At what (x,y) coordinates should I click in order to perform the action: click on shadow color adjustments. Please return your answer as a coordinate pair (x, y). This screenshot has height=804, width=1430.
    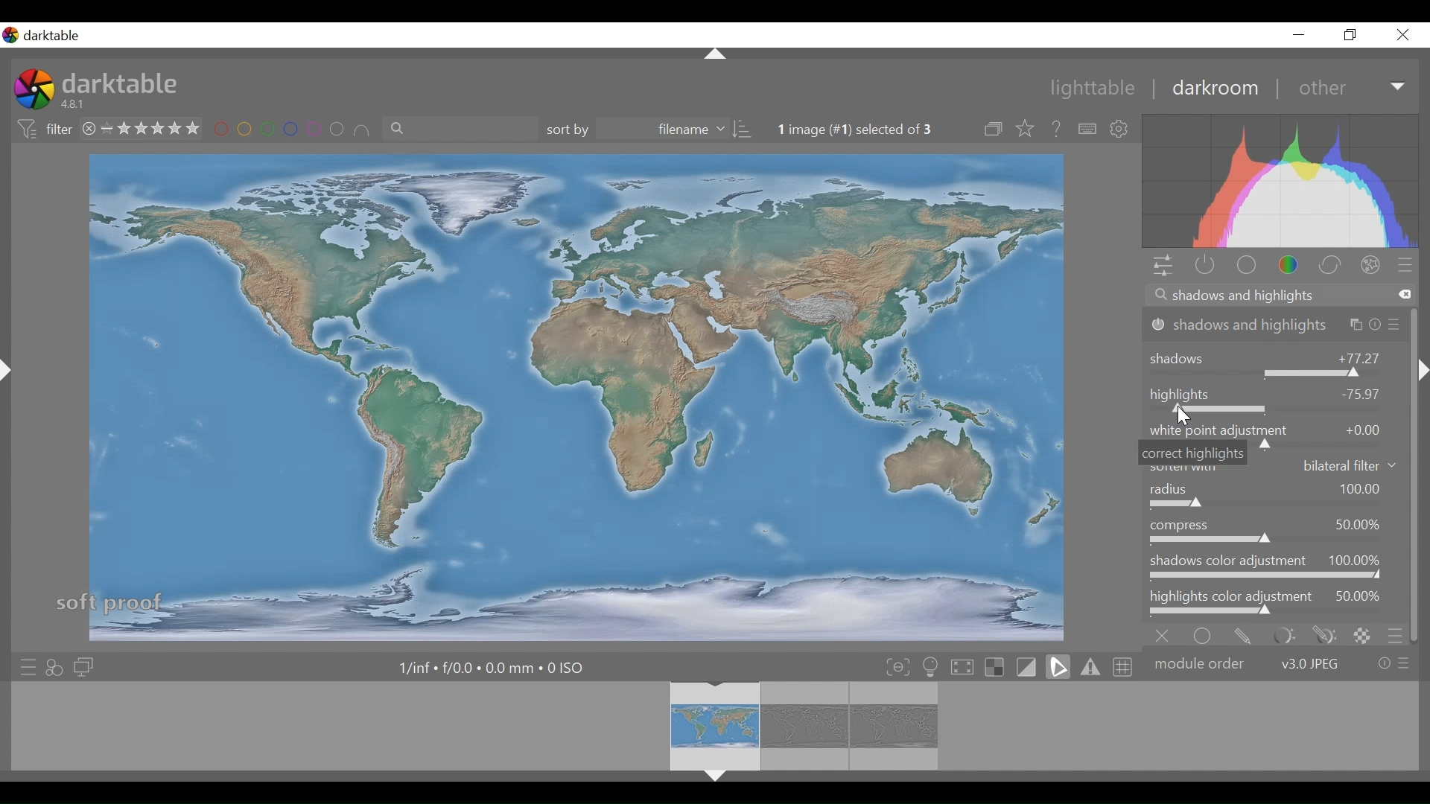
    Looking at the image, I should click on (1275, 568).